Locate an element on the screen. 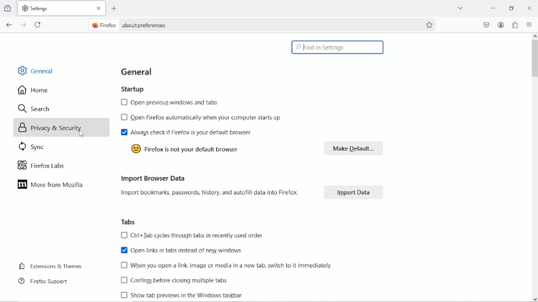 This screenshot has width=538, height=302. text is located at coordinates (175, 102).